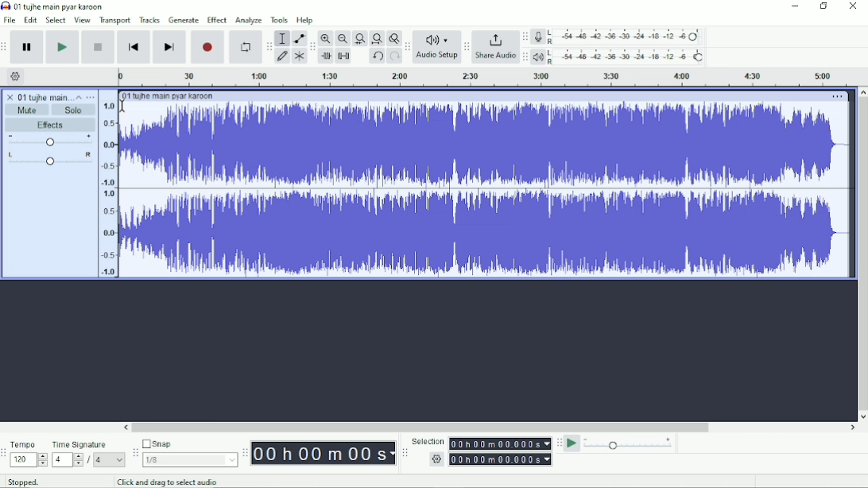  What do you see at coordinates (572, 443) in the screenshot?
I see `Play-at-speed` at bounding box center [572, 443].